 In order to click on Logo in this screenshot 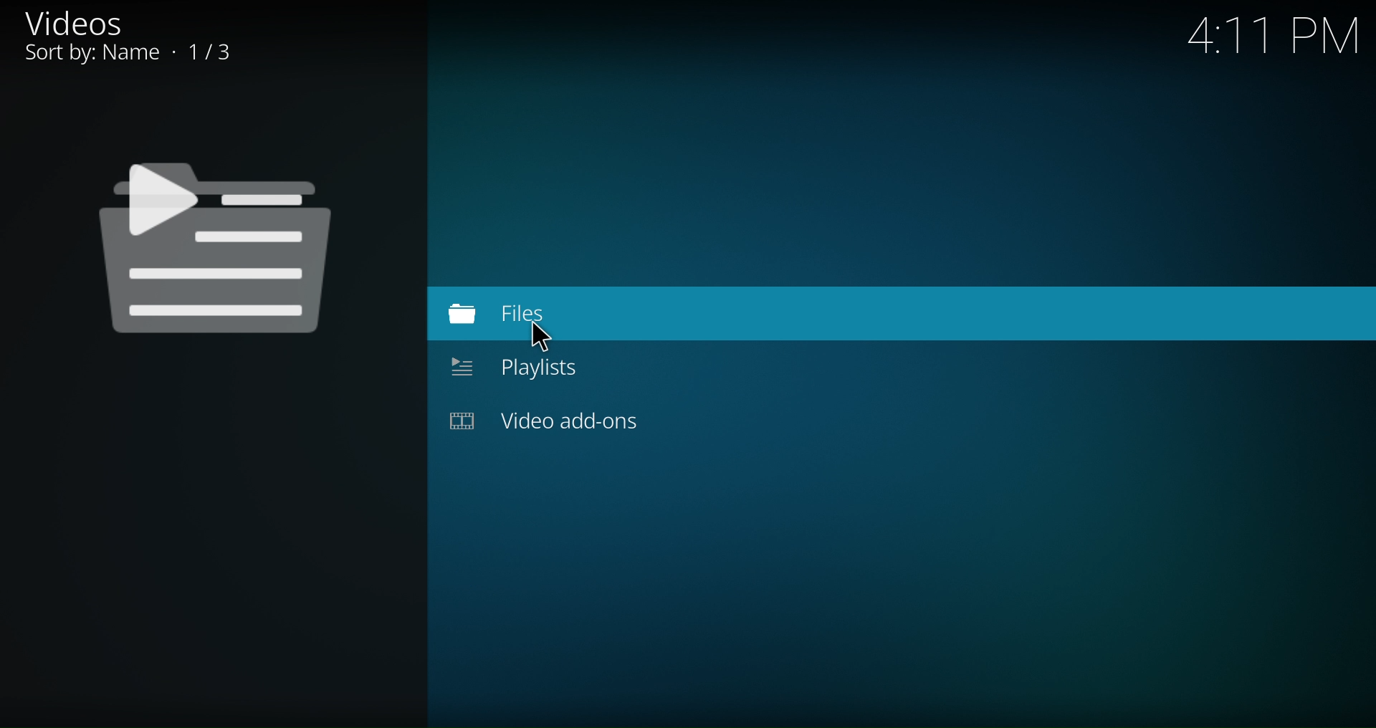, I will do `click(216, 242)`.